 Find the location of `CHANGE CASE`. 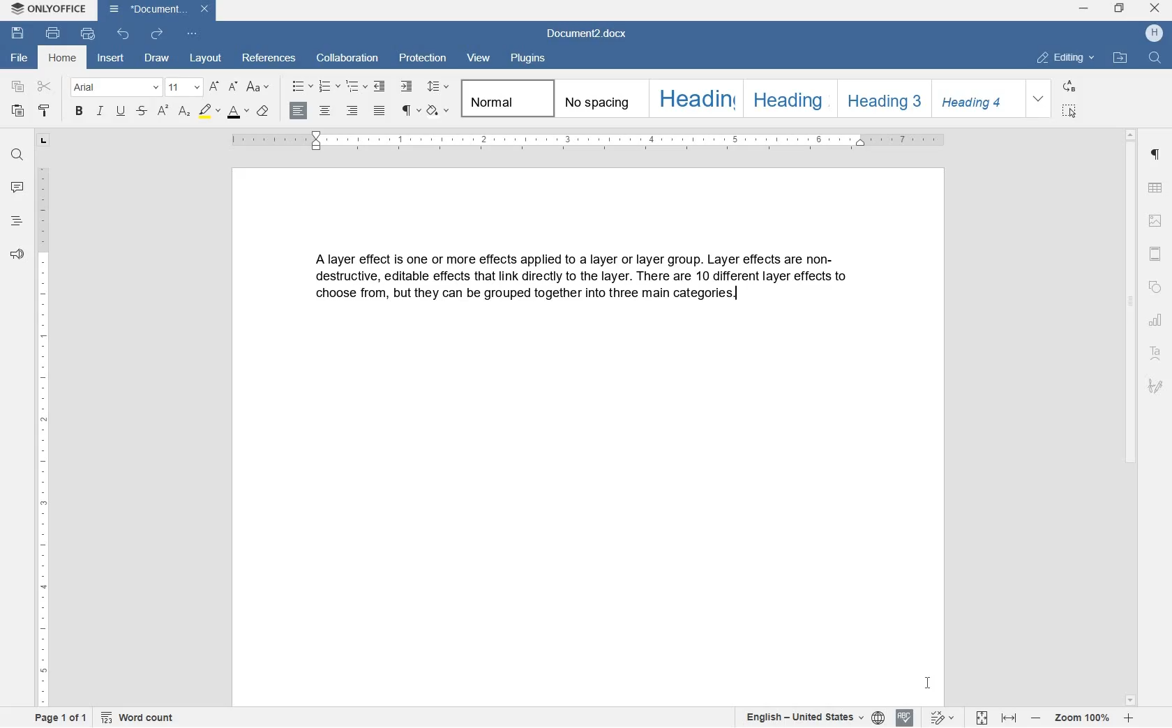

CHANGE CASE is located at coordinates (260, 87).